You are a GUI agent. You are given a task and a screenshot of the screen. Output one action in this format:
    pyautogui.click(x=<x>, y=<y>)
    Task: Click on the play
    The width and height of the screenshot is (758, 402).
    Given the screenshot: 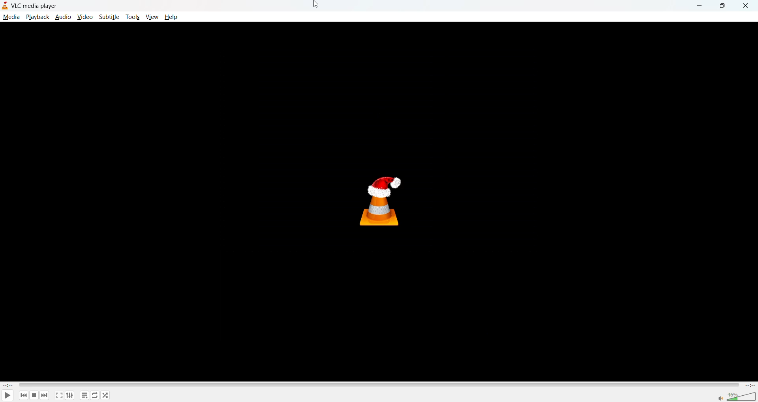 What is the action you would take?
    pyautogui.click(x=7, y=395)
    